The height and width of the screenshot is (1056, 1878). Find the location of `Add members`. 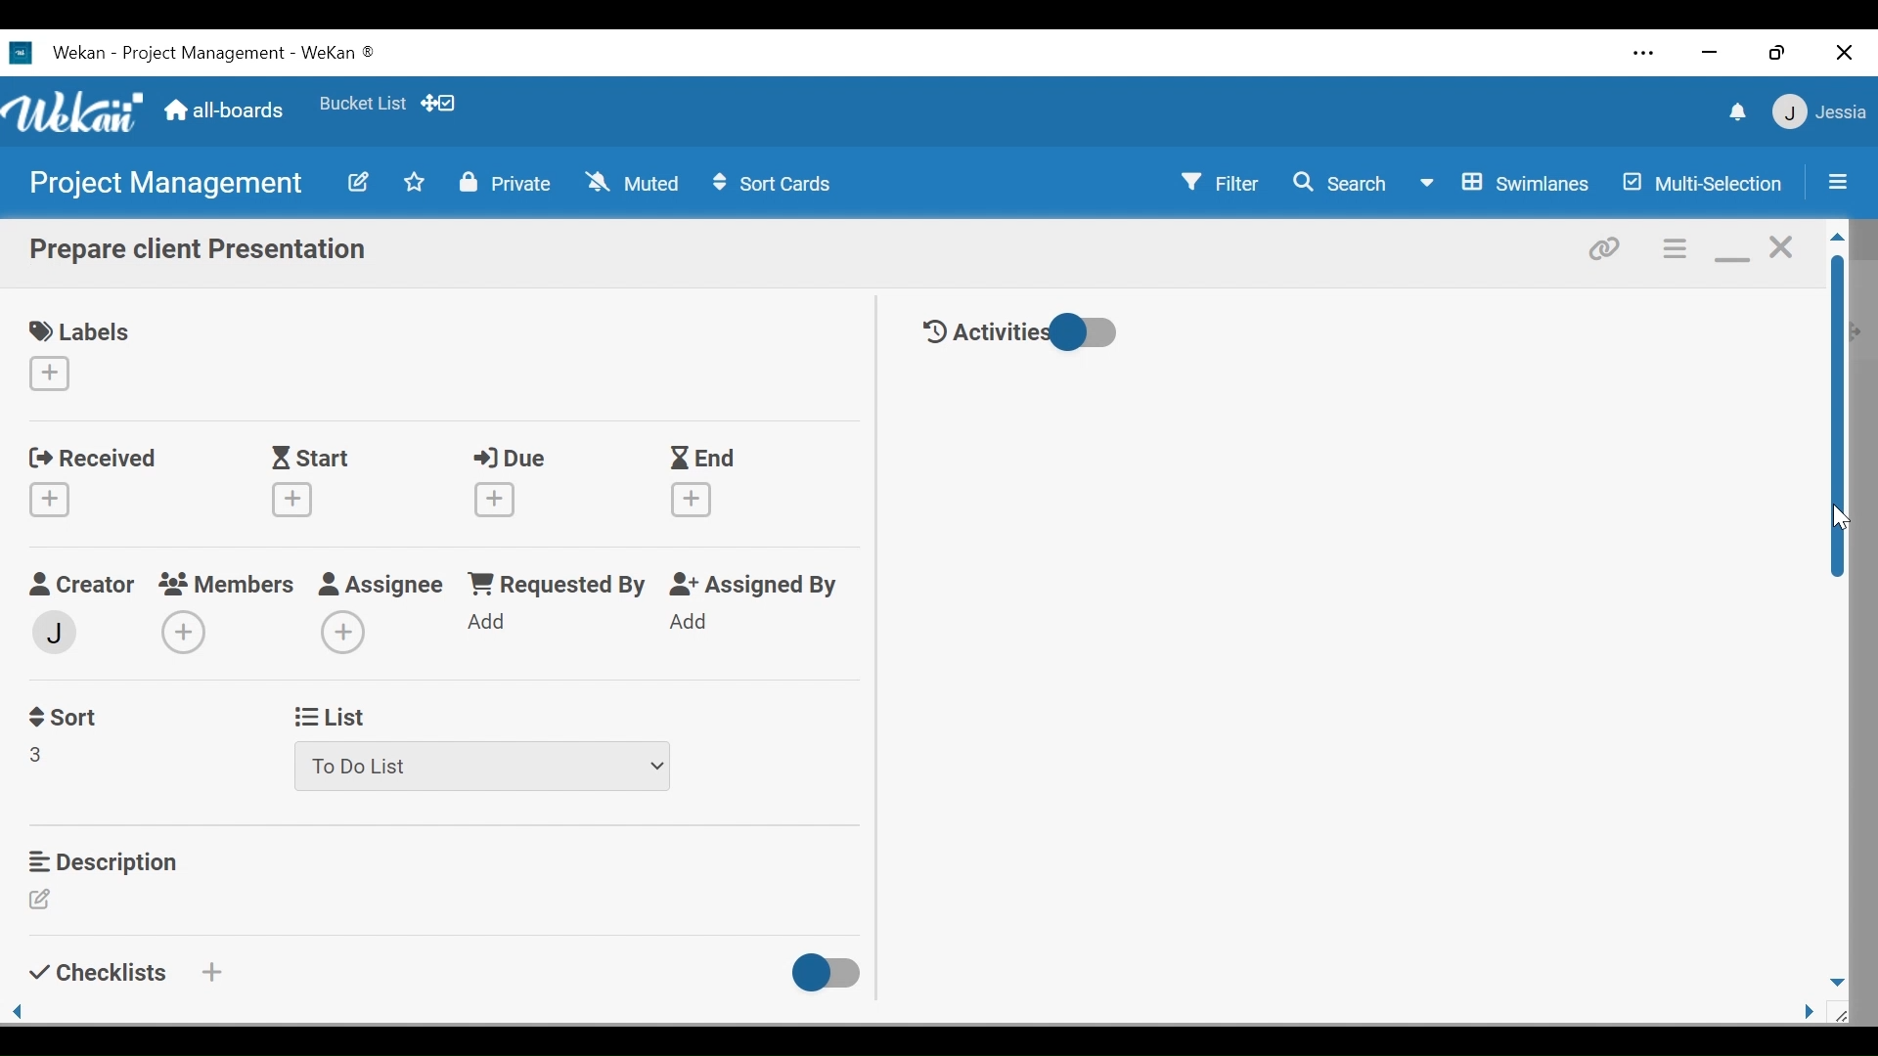

Add members is located at coordinates (185, 634).